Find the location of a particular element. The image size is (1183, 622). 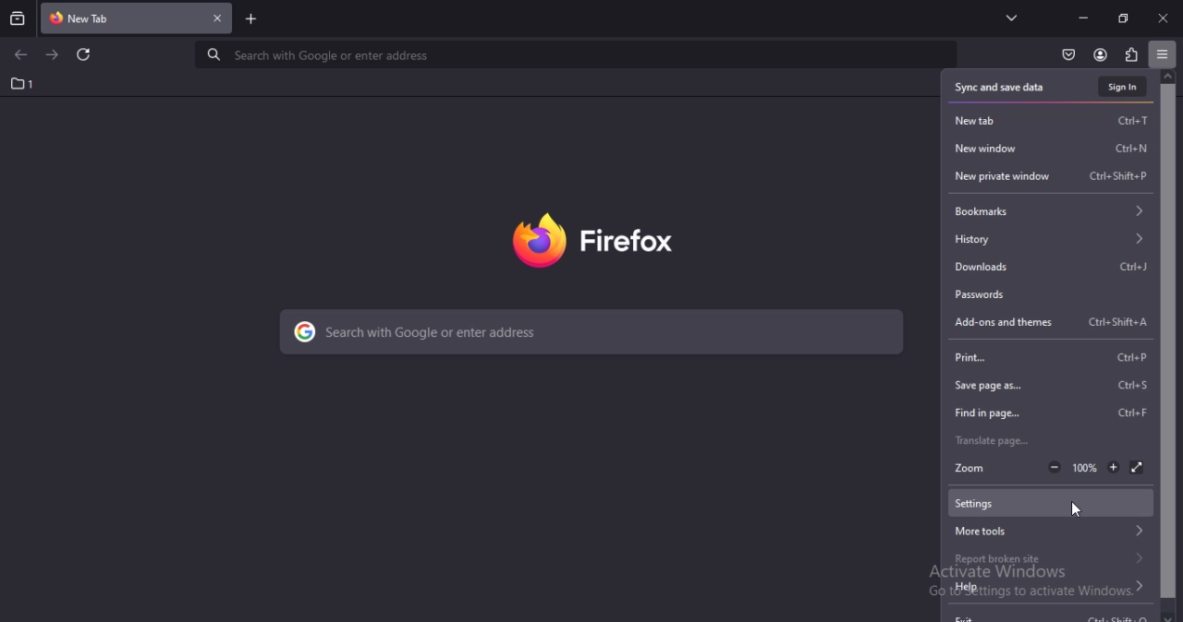

list all tabs is located at coordinates (1012, 17).